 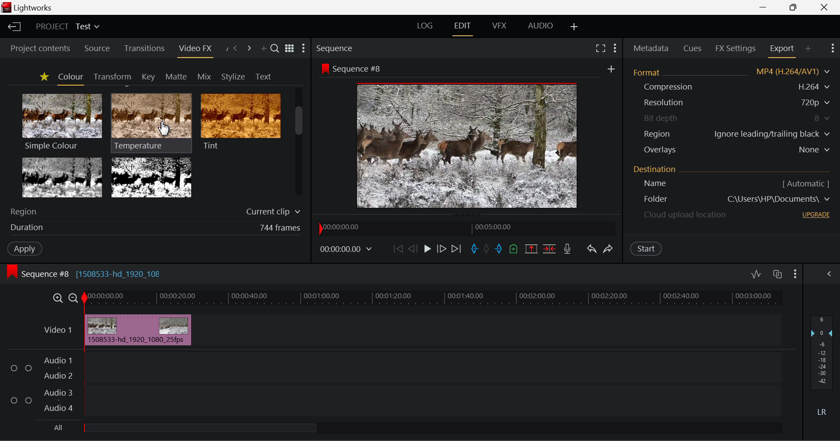 I want to click on Remove marked section, so click(x=530, y=249).